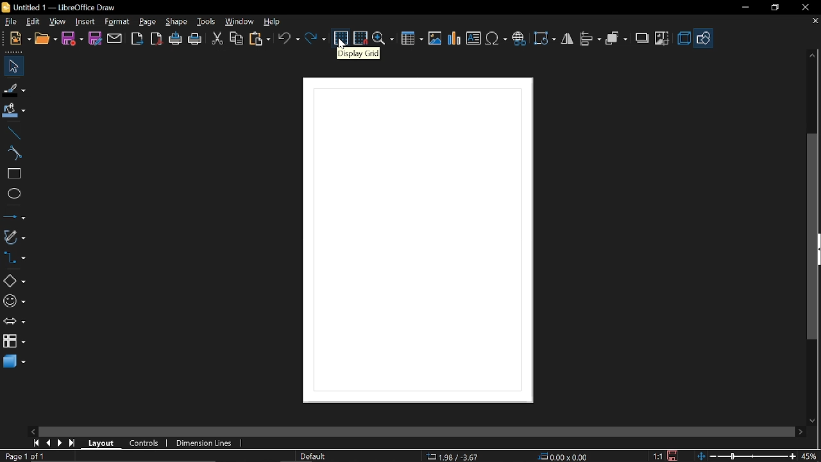 This screenshot has height=462, width=821. What do you see at coordinates (14, 237) in the screenshot?
I see `curves and polygon` at bounding box center [14, 237].